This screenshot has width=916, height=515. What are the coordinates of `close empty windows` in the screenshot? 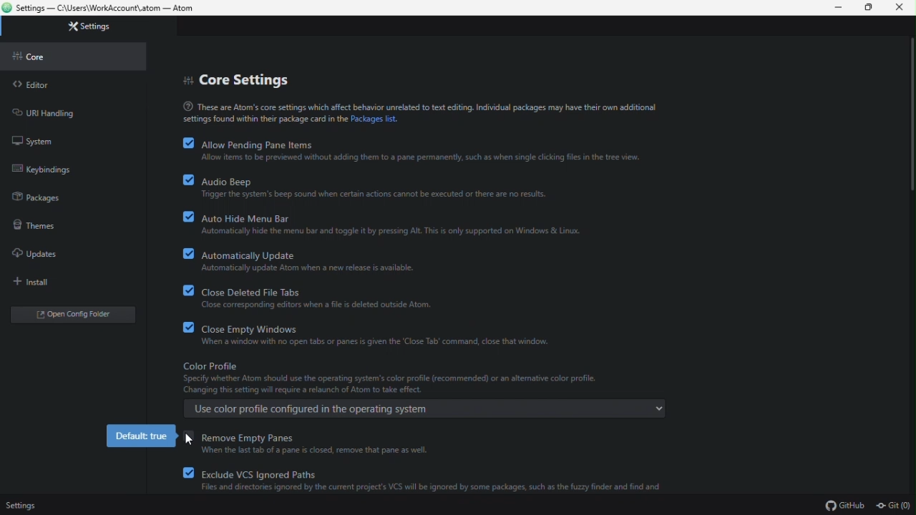 It's located at (384, 333).